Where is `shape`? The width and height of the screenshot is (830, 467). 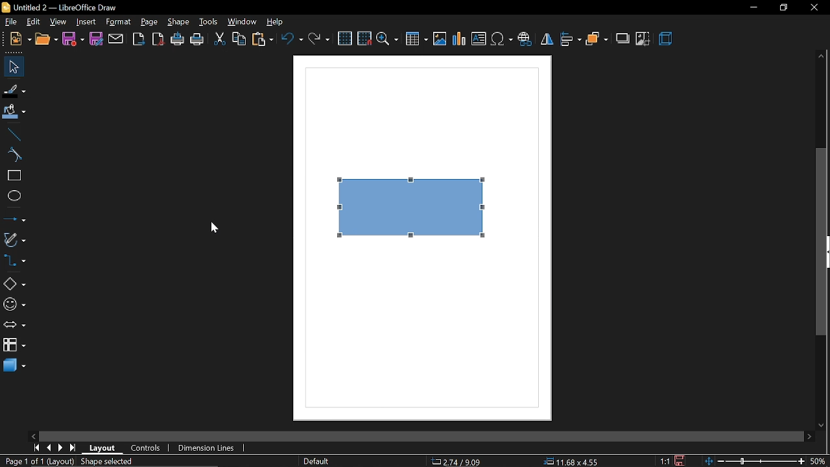
shape is located at coordinates (180, 21).